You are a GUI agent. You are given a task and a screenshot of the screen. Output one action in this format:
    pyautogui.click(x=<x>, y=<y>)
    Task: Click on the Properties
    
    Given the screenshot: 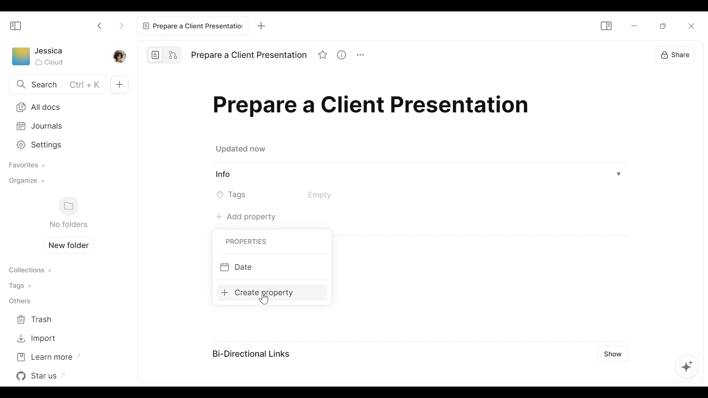 What is the action you would take?
    pyautogui.click(x=244, y=242)
    